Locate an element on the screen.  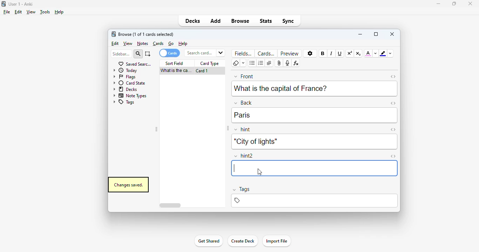
cards is located at coordinates (158, 44).